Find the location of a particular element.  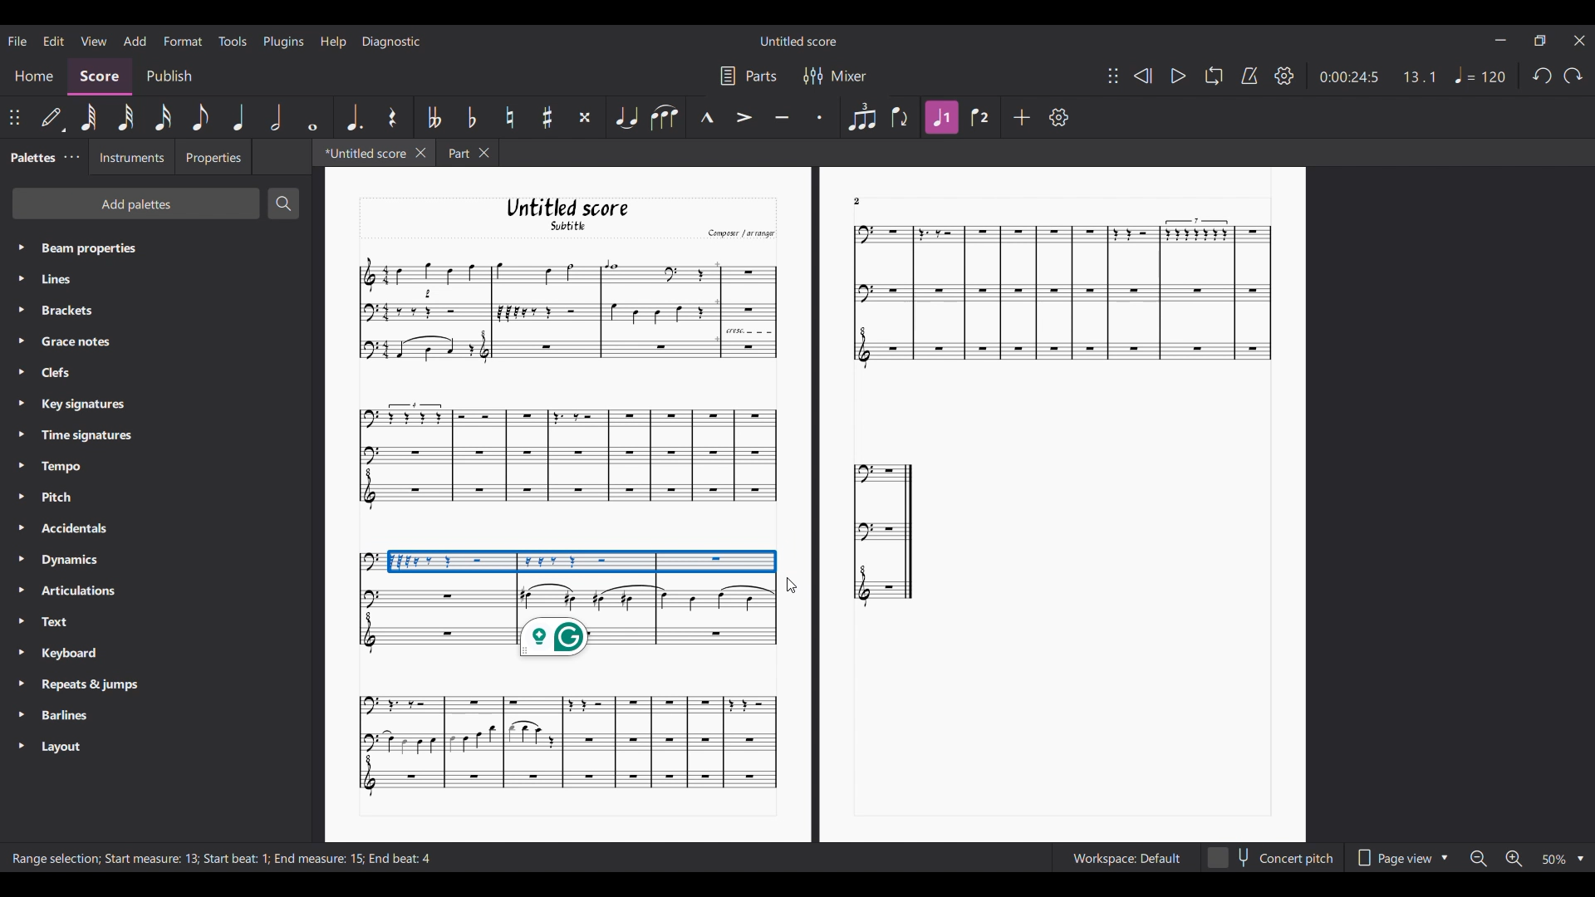

Move toolbar is located at coordinates (1113, 76).